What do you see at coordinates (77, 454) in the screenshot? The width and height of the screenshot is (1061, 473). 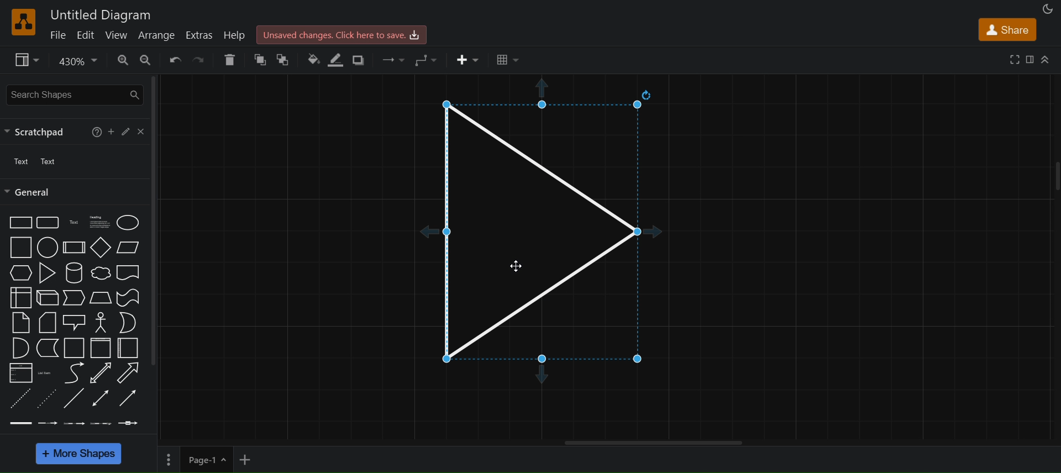 I see `more shapes` at bounding box center [77, 454].